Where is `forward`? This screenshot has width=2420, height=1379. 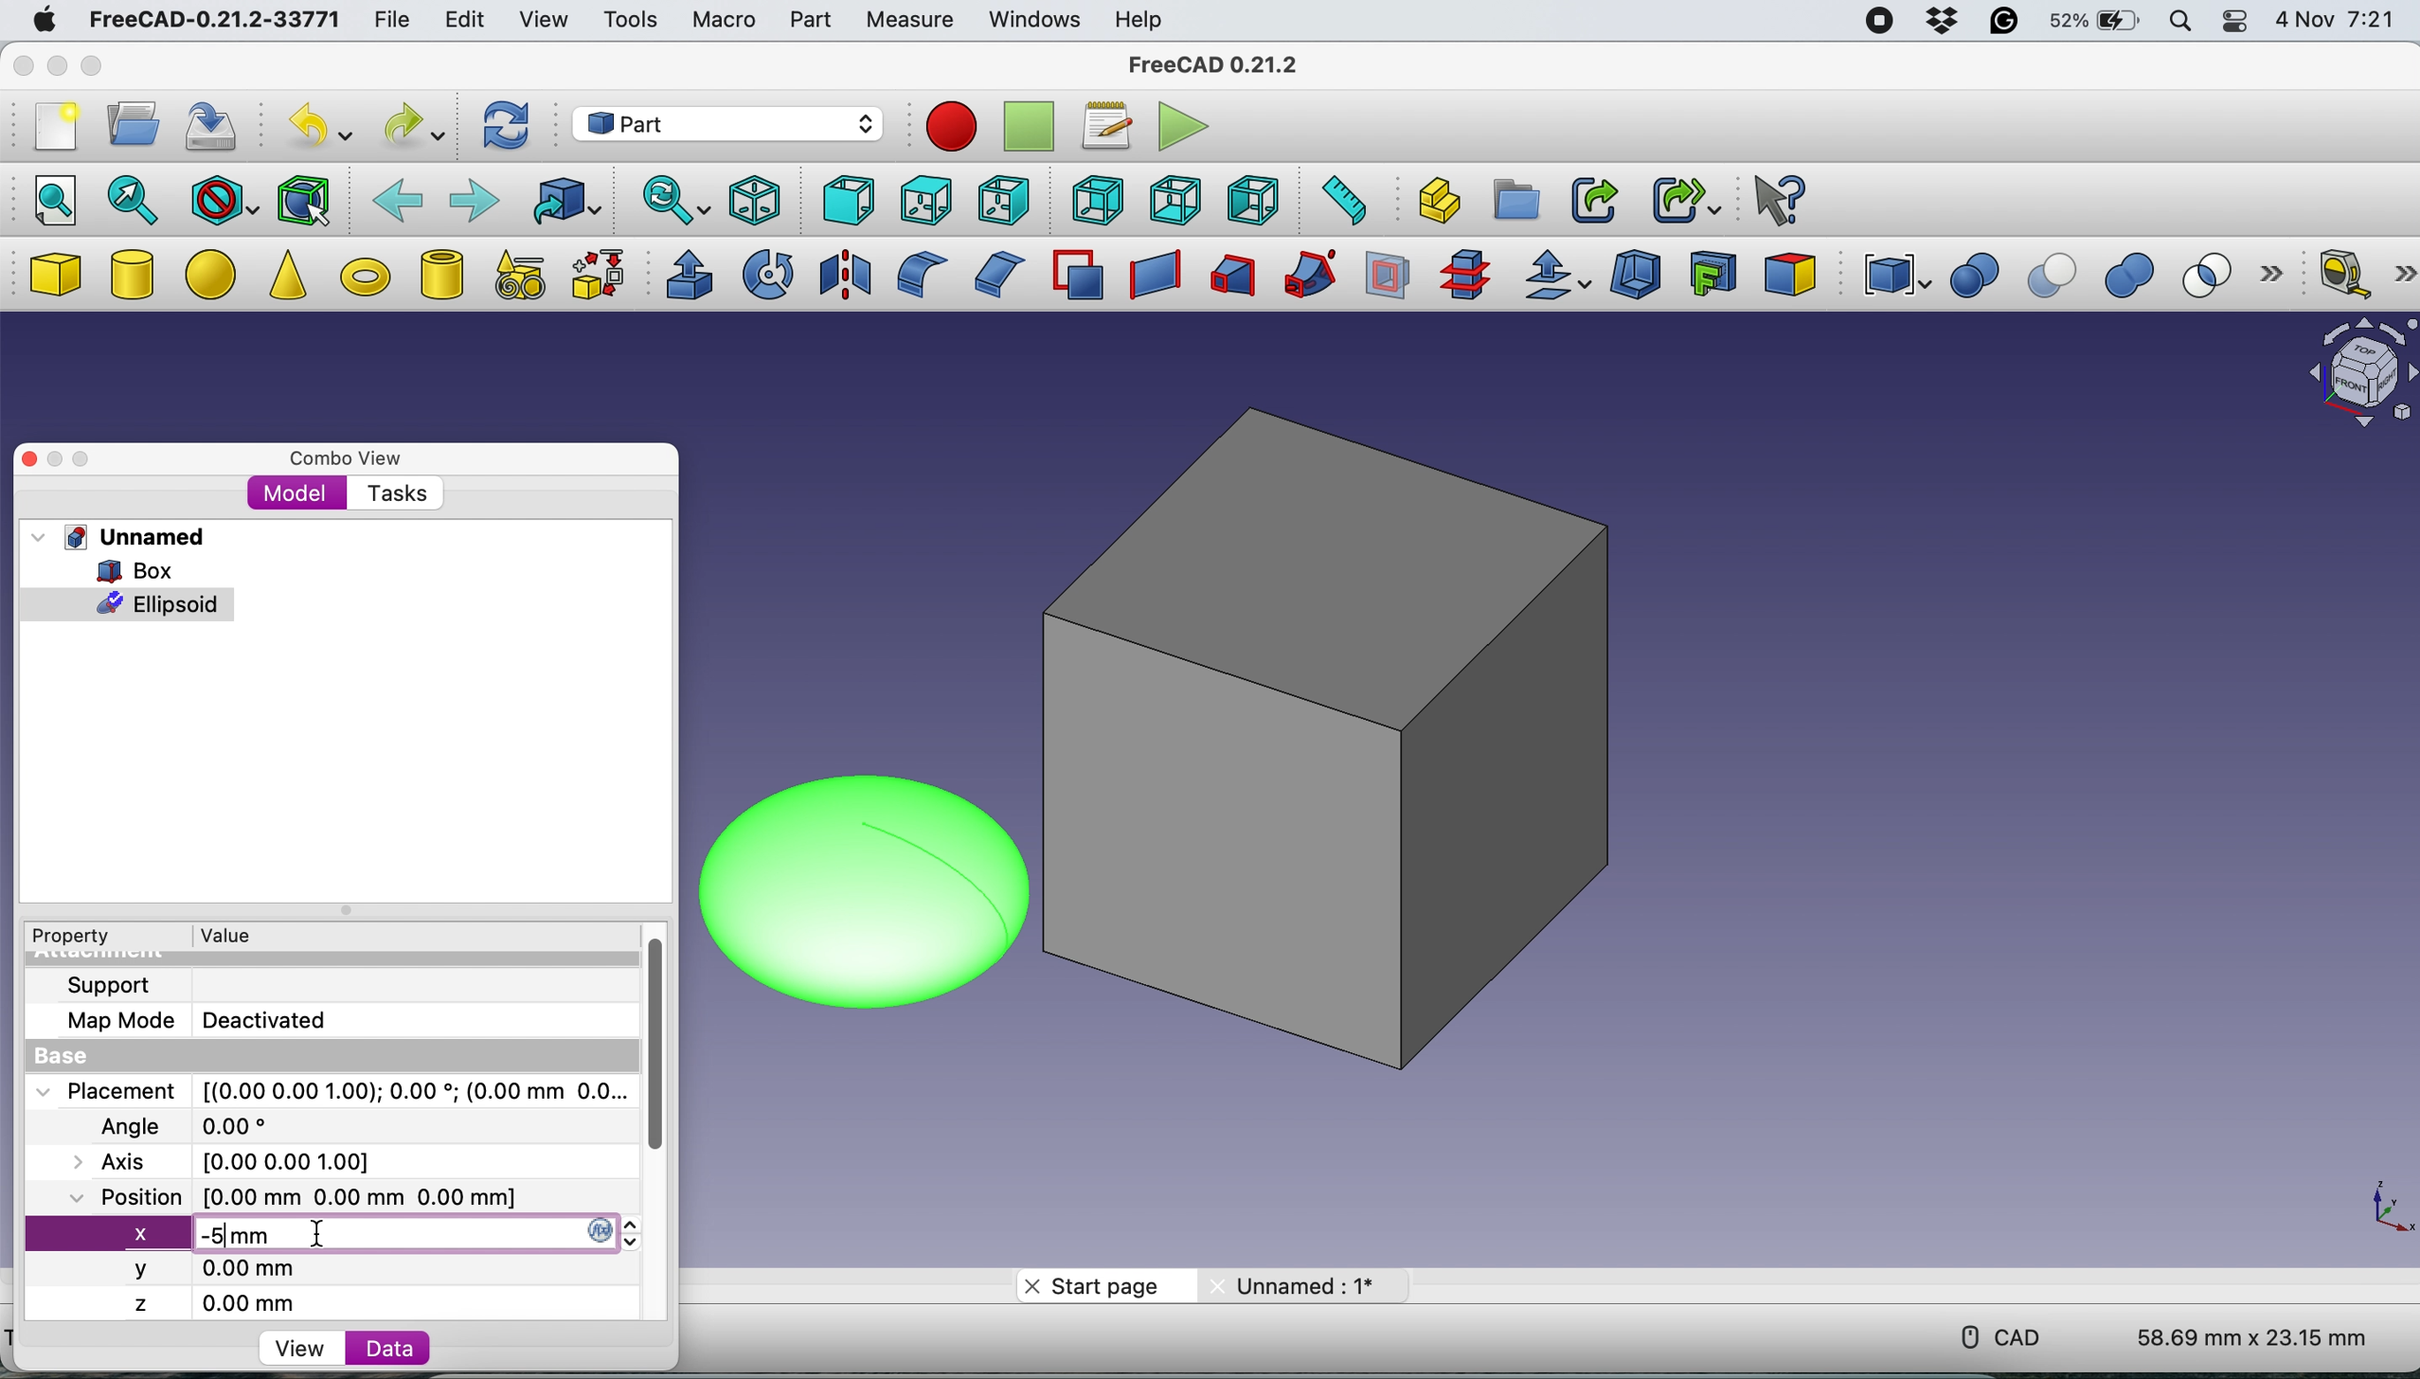 forward is located at coordinates (472, 198).